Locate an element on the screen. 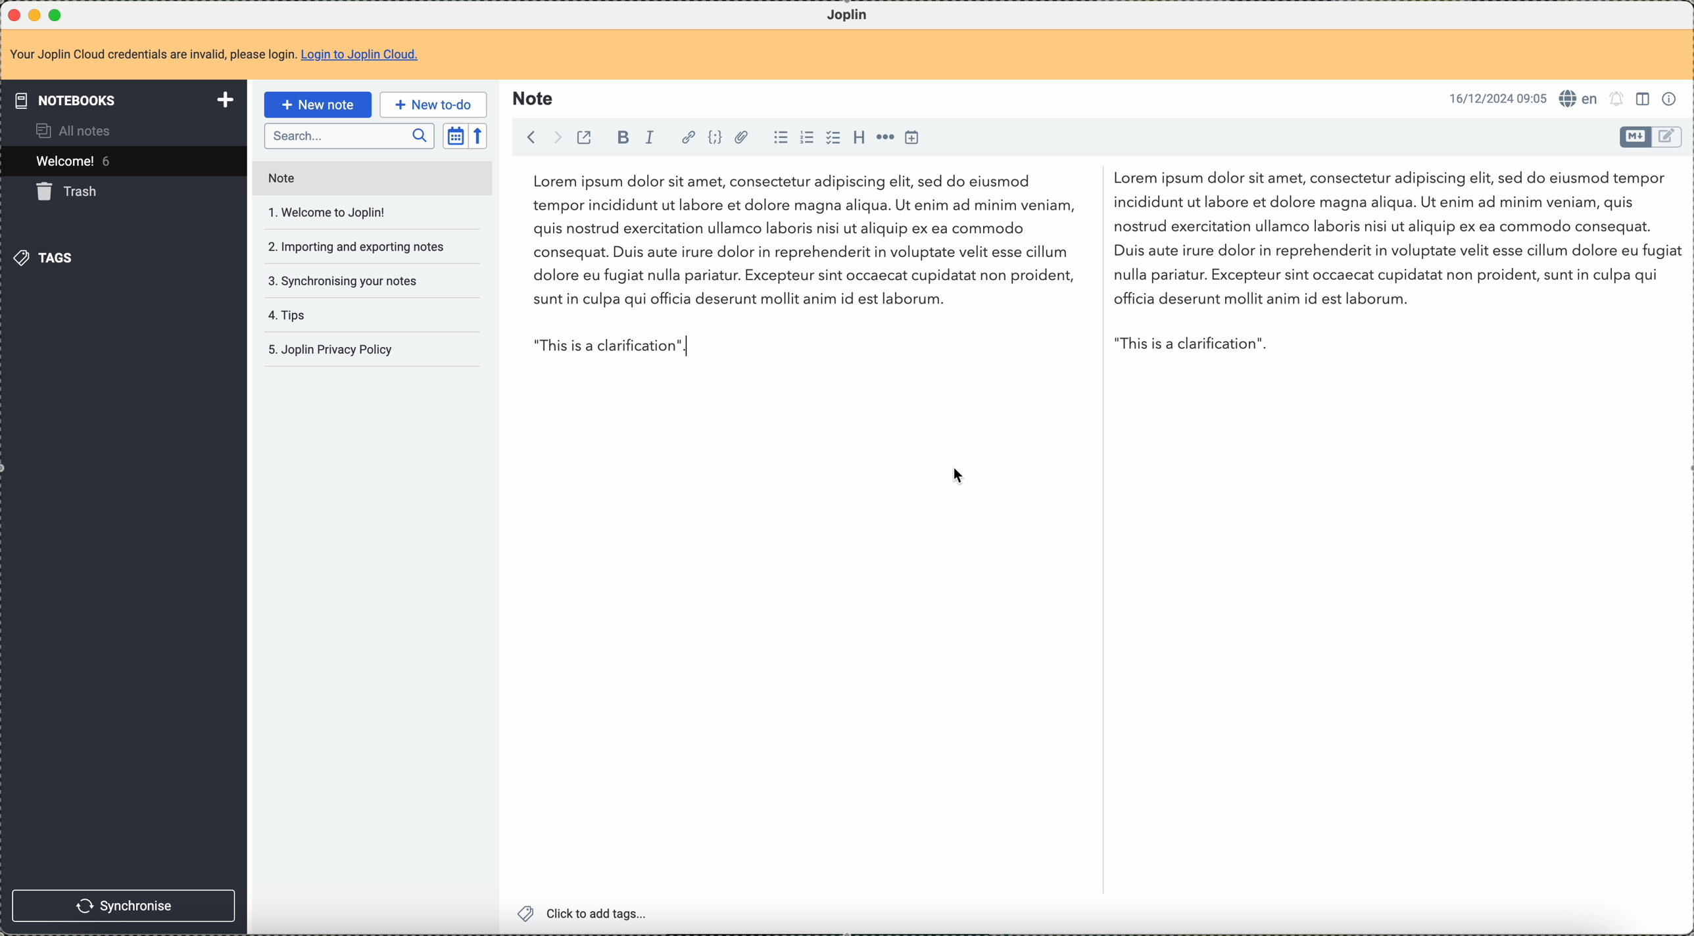 The height and width of the screenshot is (936, 1694). insert time is located at coordinates (916, 138).